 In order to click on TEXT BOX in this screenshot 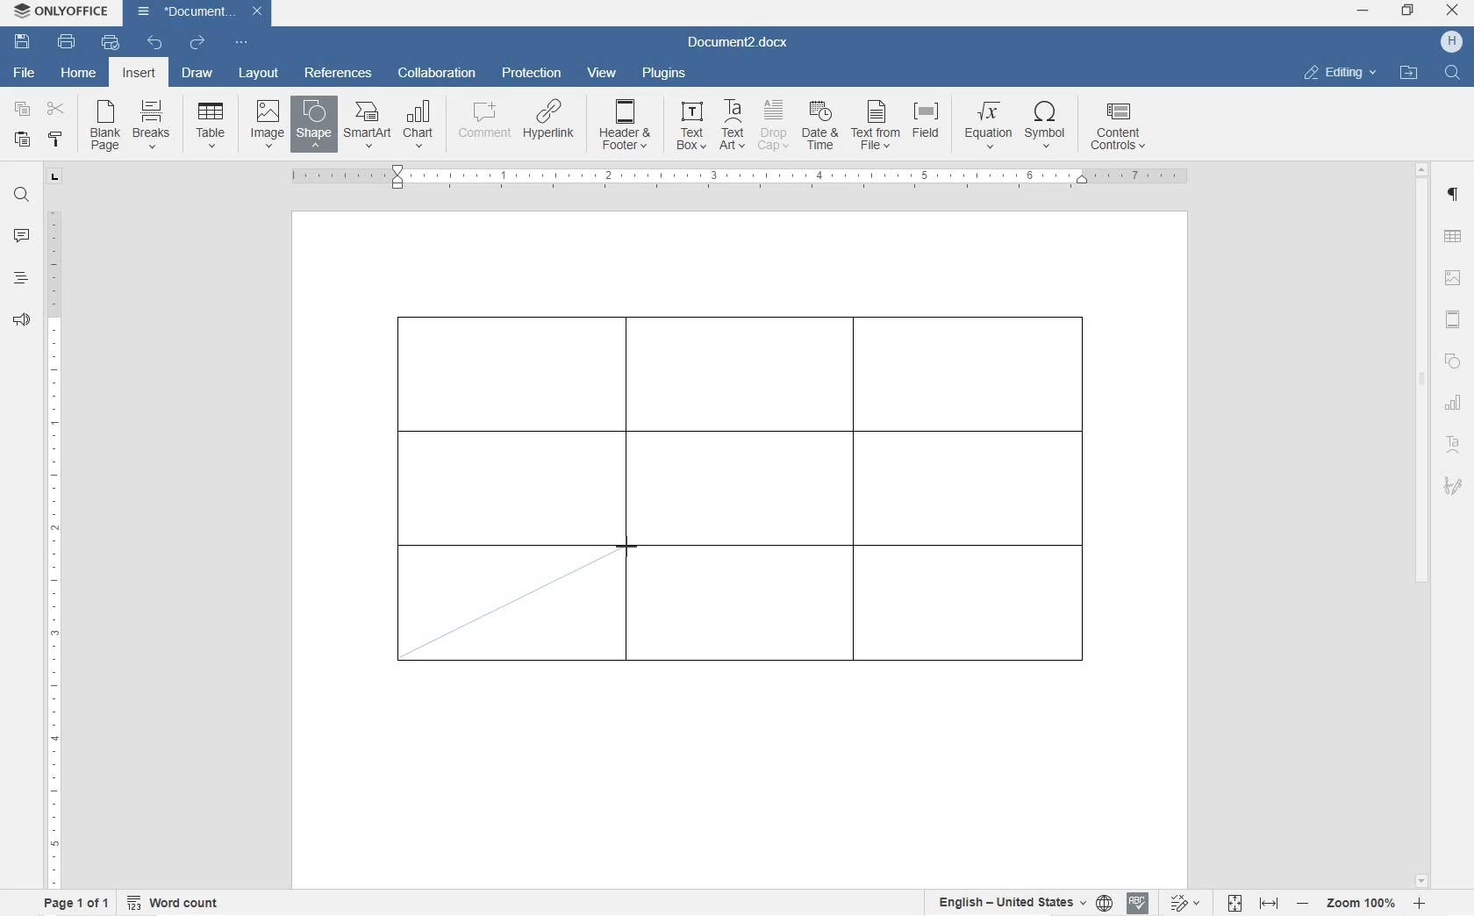, I will do `click(689, 128)`.